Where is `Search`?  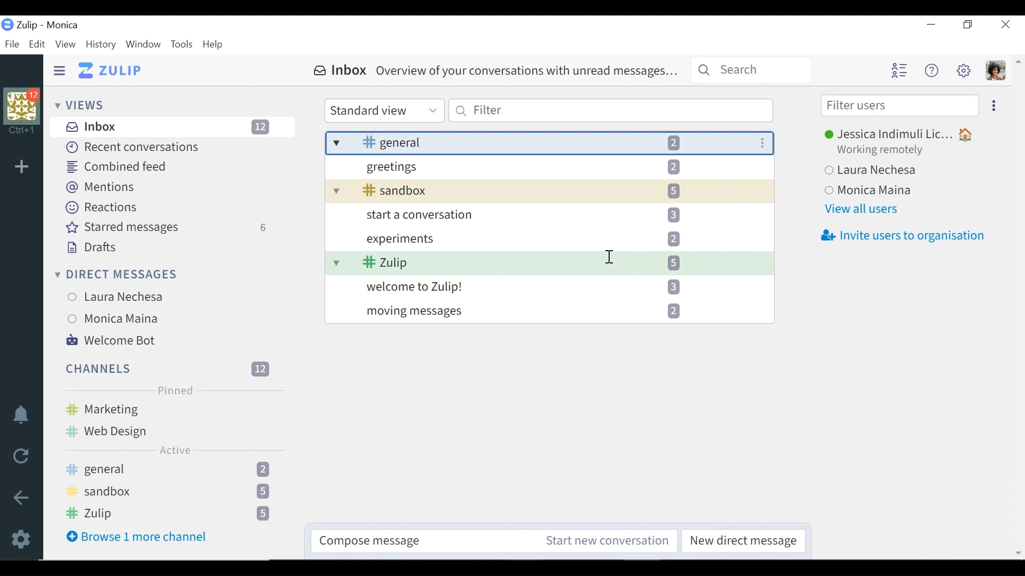 Search is located at coordinates (751, 71).